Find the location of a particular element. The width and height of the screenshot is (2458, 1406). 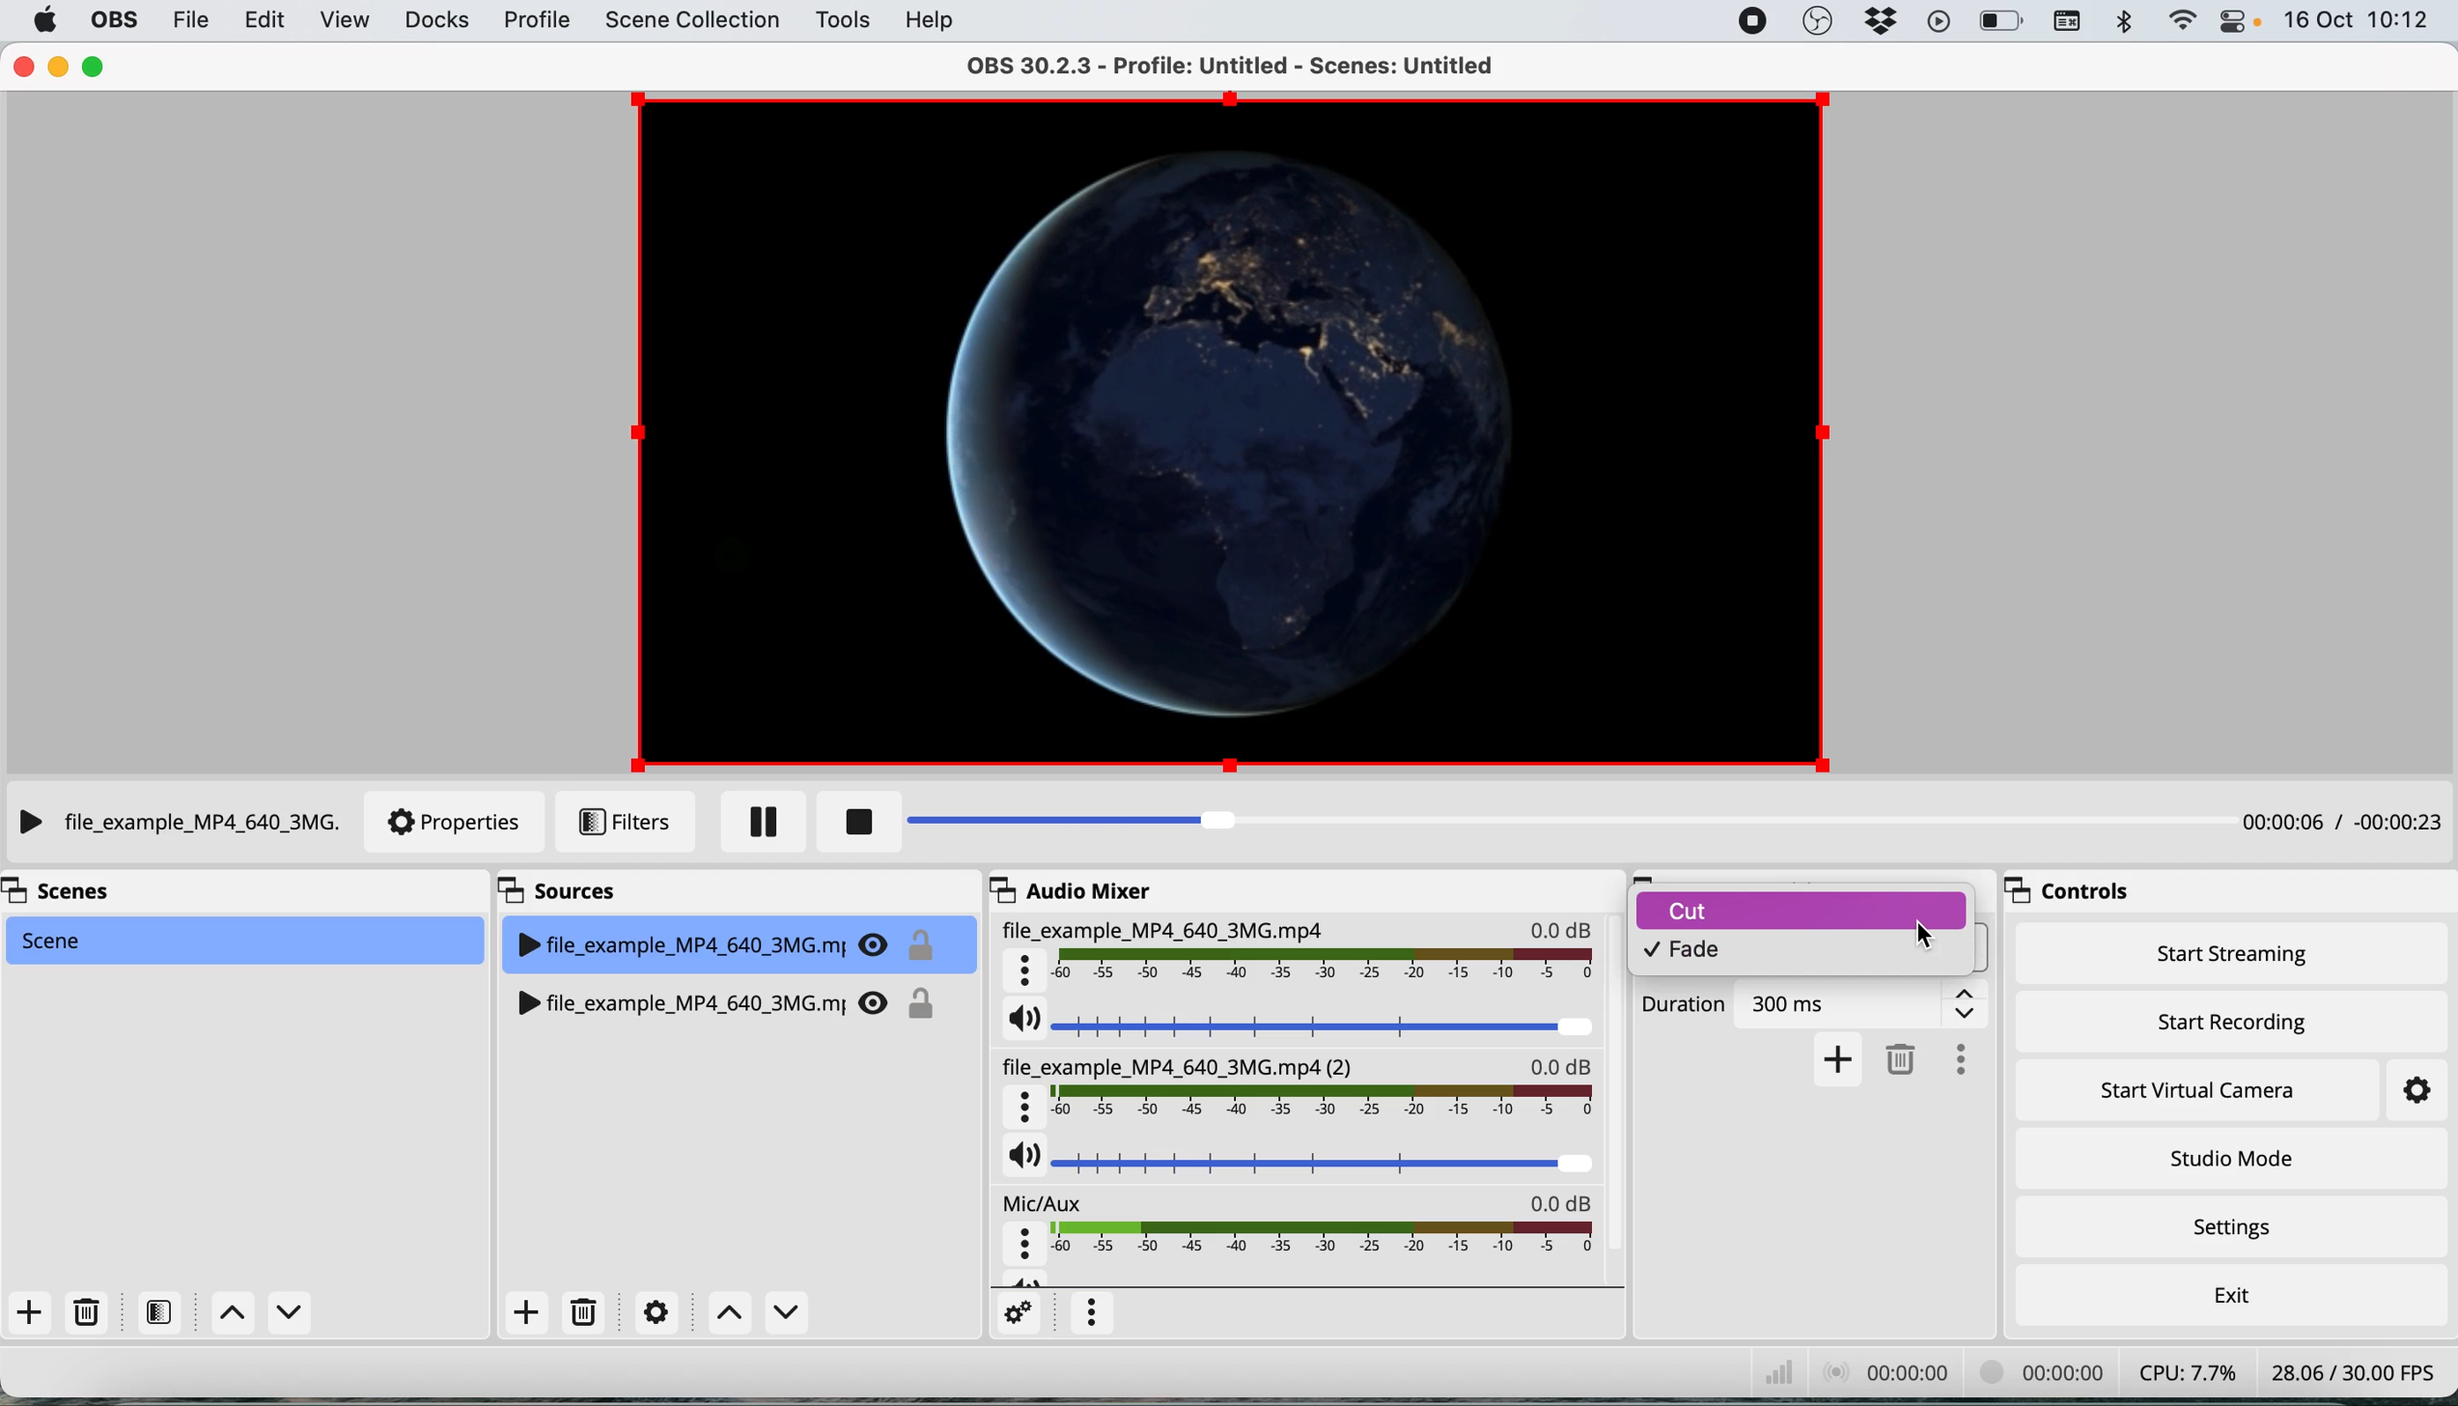

profile is located at coordinates (543, 22).